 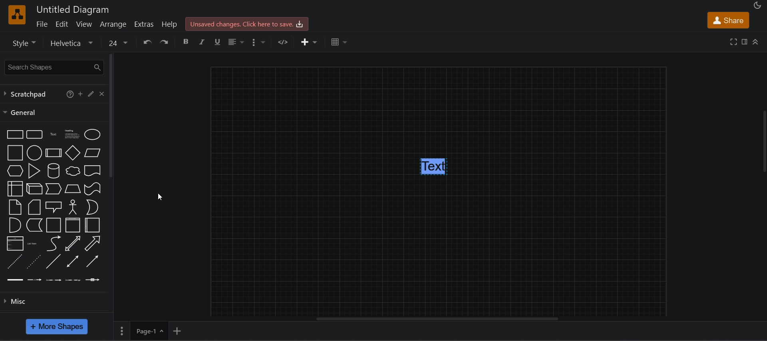 I want to click on Connector with 3 labels, so click(x=73, y=280).